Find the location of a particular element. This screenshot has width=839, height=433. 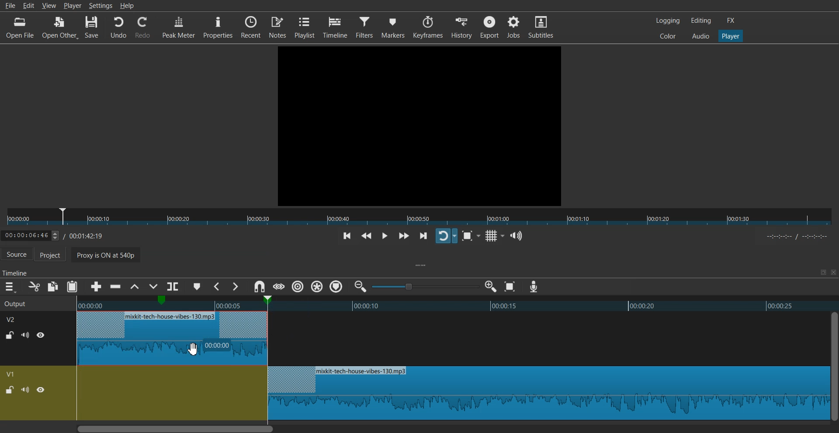

View is located at coordinates (49, 7).